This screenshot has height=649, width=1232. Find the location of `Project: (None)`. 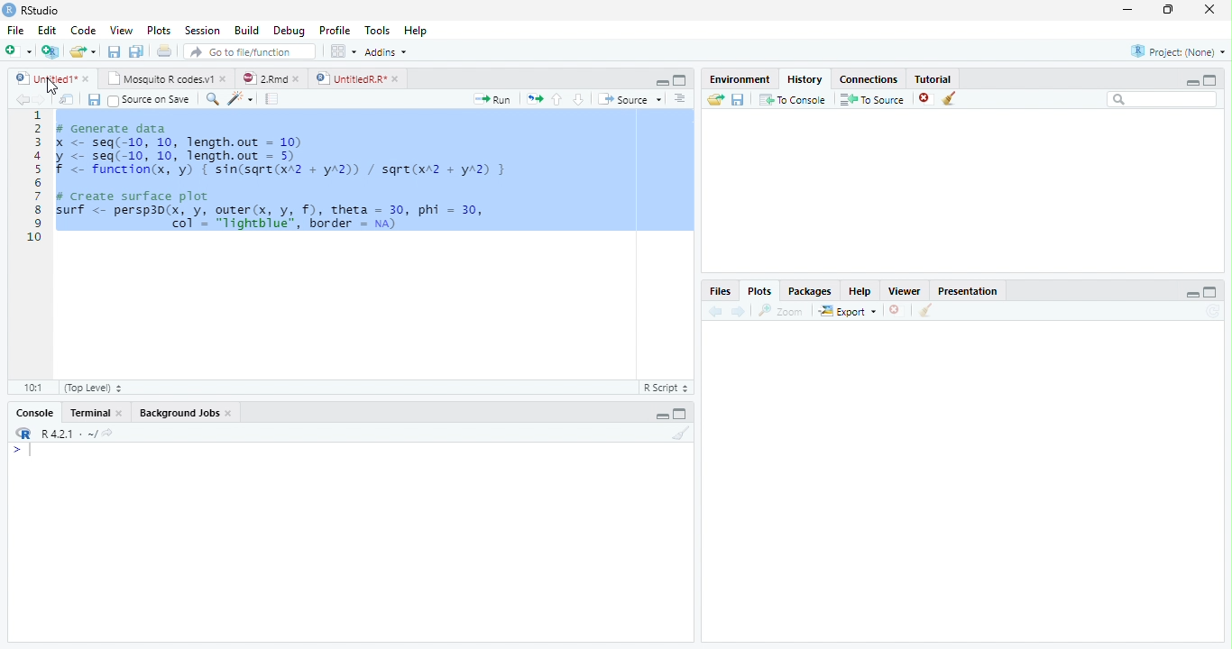

Project: (None) is located at coordinates (1178, 51).